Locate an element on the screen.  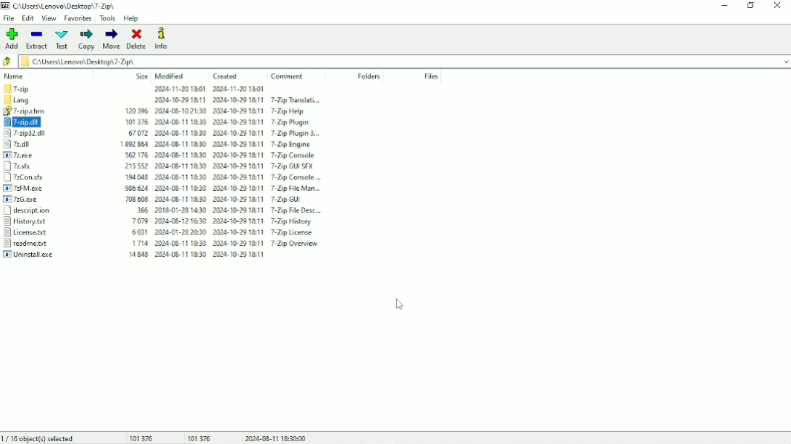
MEE GT ew sewaen is located at coordinates (211, 256).